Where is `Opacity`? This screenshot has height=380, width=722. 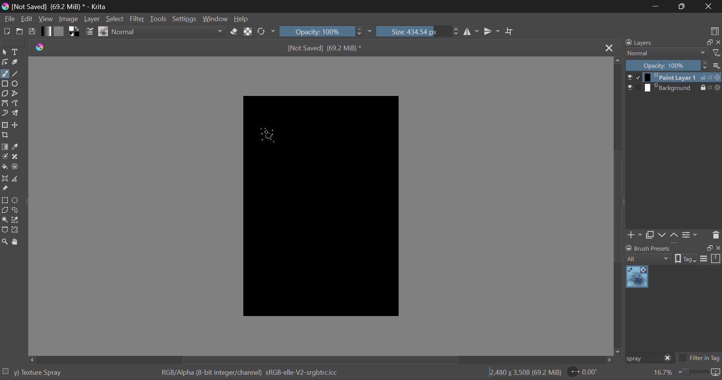 Opacity is located at coordinates (326, 31).